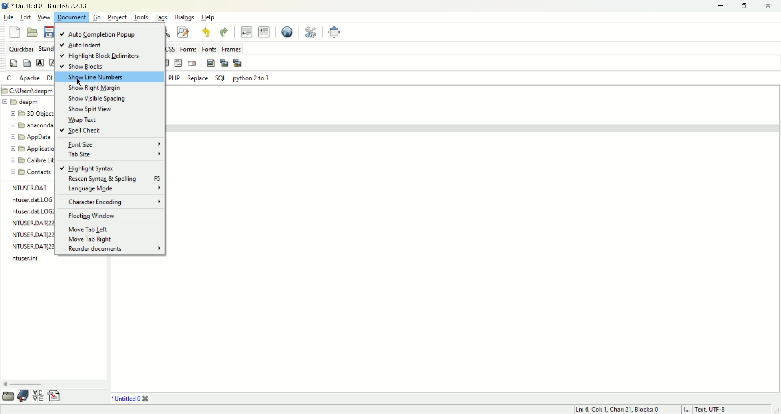 Image resolution: width=781 pixels, height=414 pixels. What do you see at coordinates (81, 45) in the screenshot?
I see `auto indent` at bounding box center [81, 45].